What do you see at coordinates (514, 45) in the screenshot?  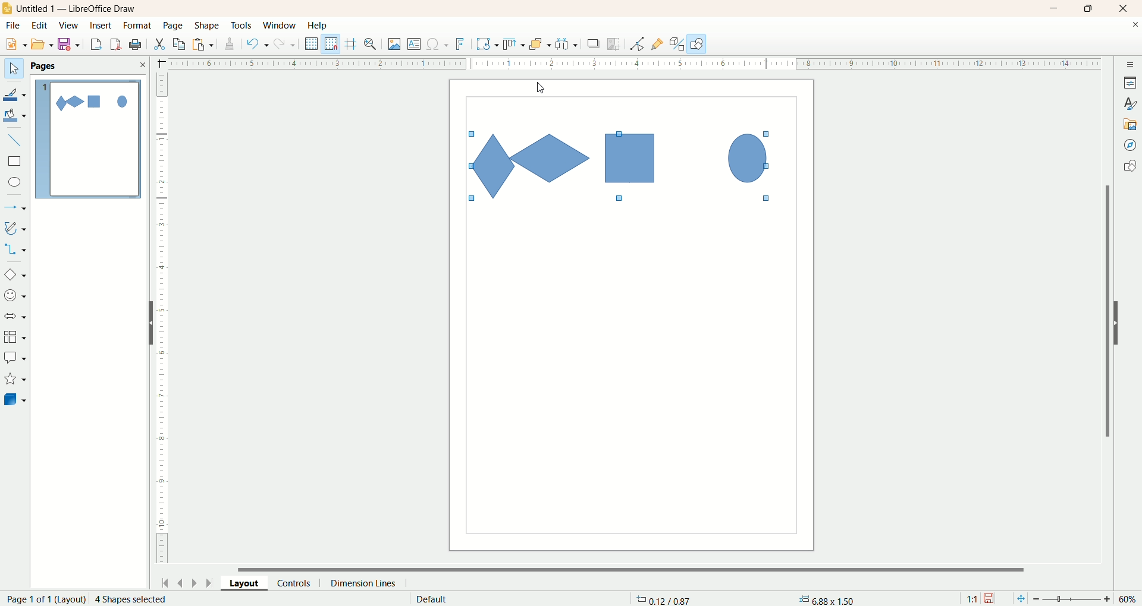 I see `allign object` at bounding box center [514, 45].